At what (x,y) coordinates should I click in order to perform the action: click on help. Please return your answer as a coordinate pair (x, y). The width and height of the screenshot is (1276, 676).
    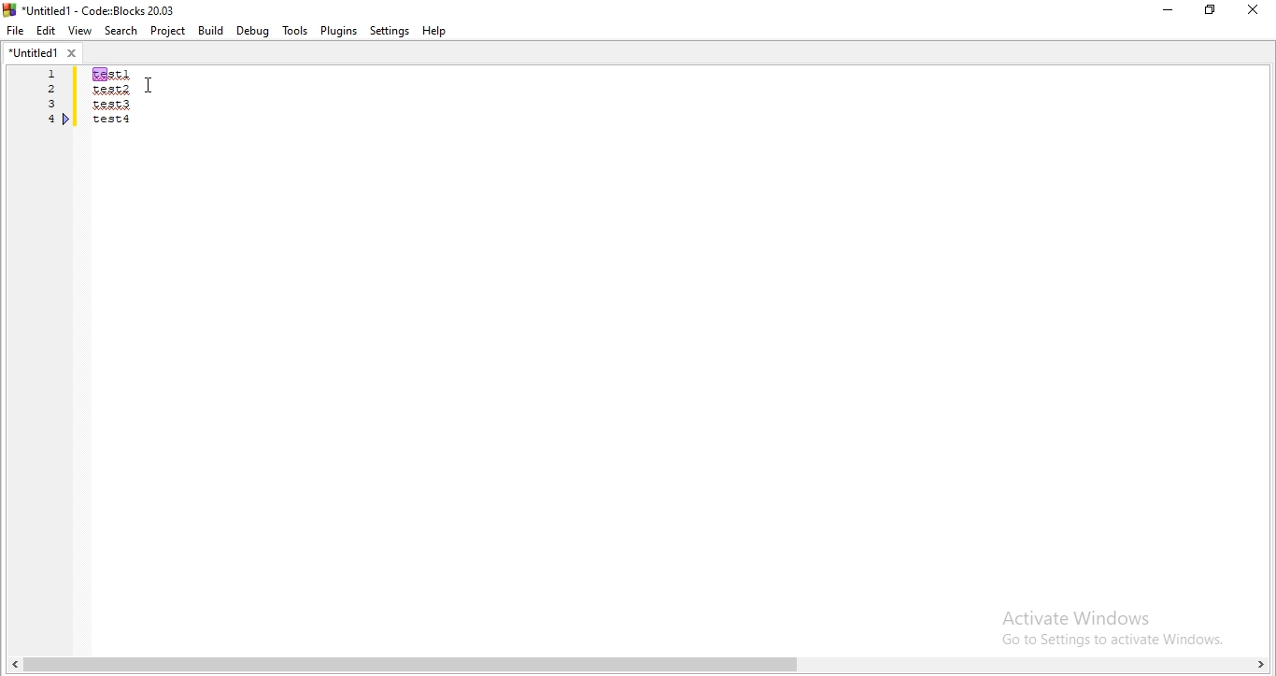
    Looking at the image, I should click on (436, 31).